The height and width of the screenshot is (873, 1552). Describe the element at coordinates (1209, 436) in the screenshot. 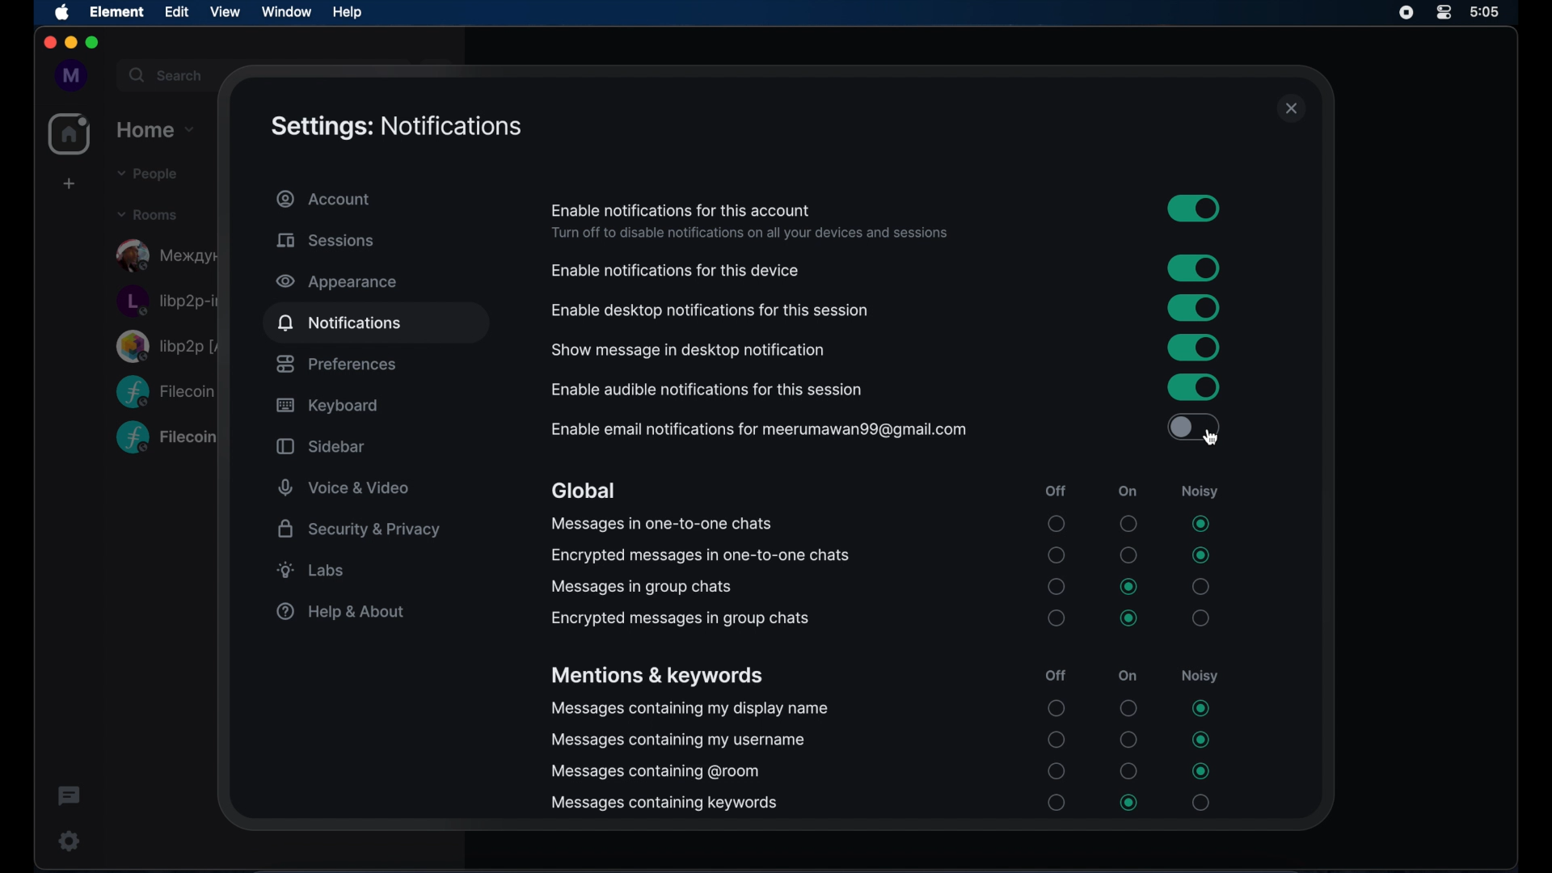

I see `cursor` at that location.